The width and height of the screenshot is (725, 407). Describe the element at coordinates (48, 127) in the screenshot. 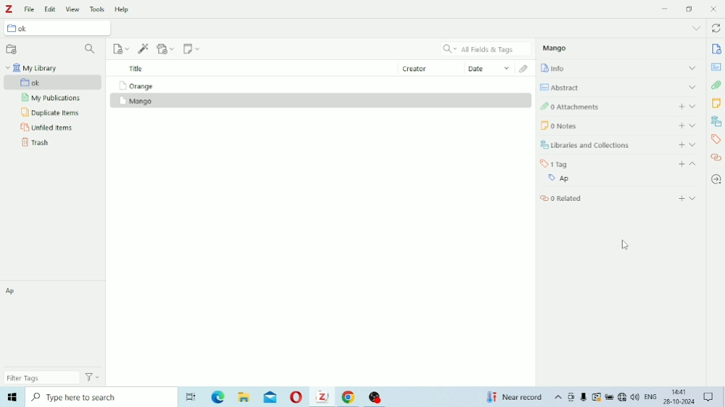

I see `Unfiled Items` at that location.